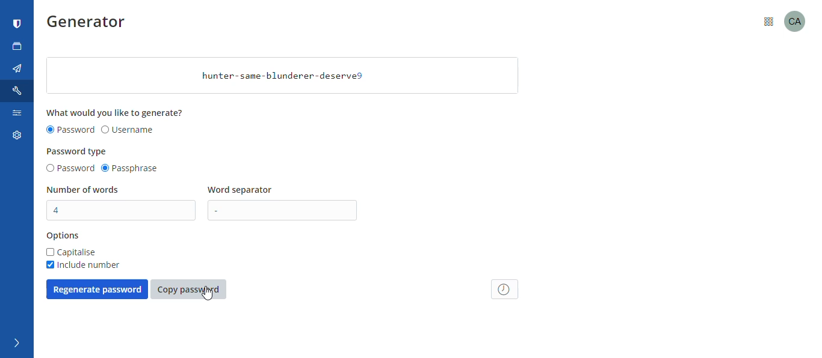 This screenshot has height=358, width=822. What do you see at coordinates (16, 115) in the screenshot?
I see `search settings` at bounding box center [16, 115].